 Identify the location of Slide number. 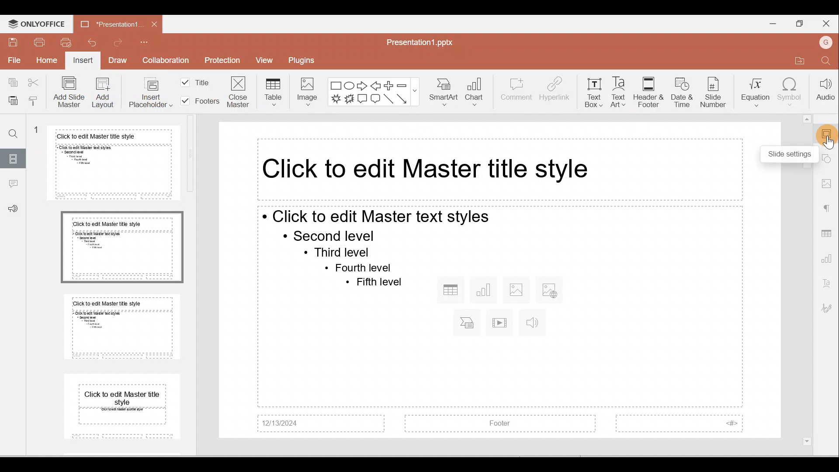
(713, 94).